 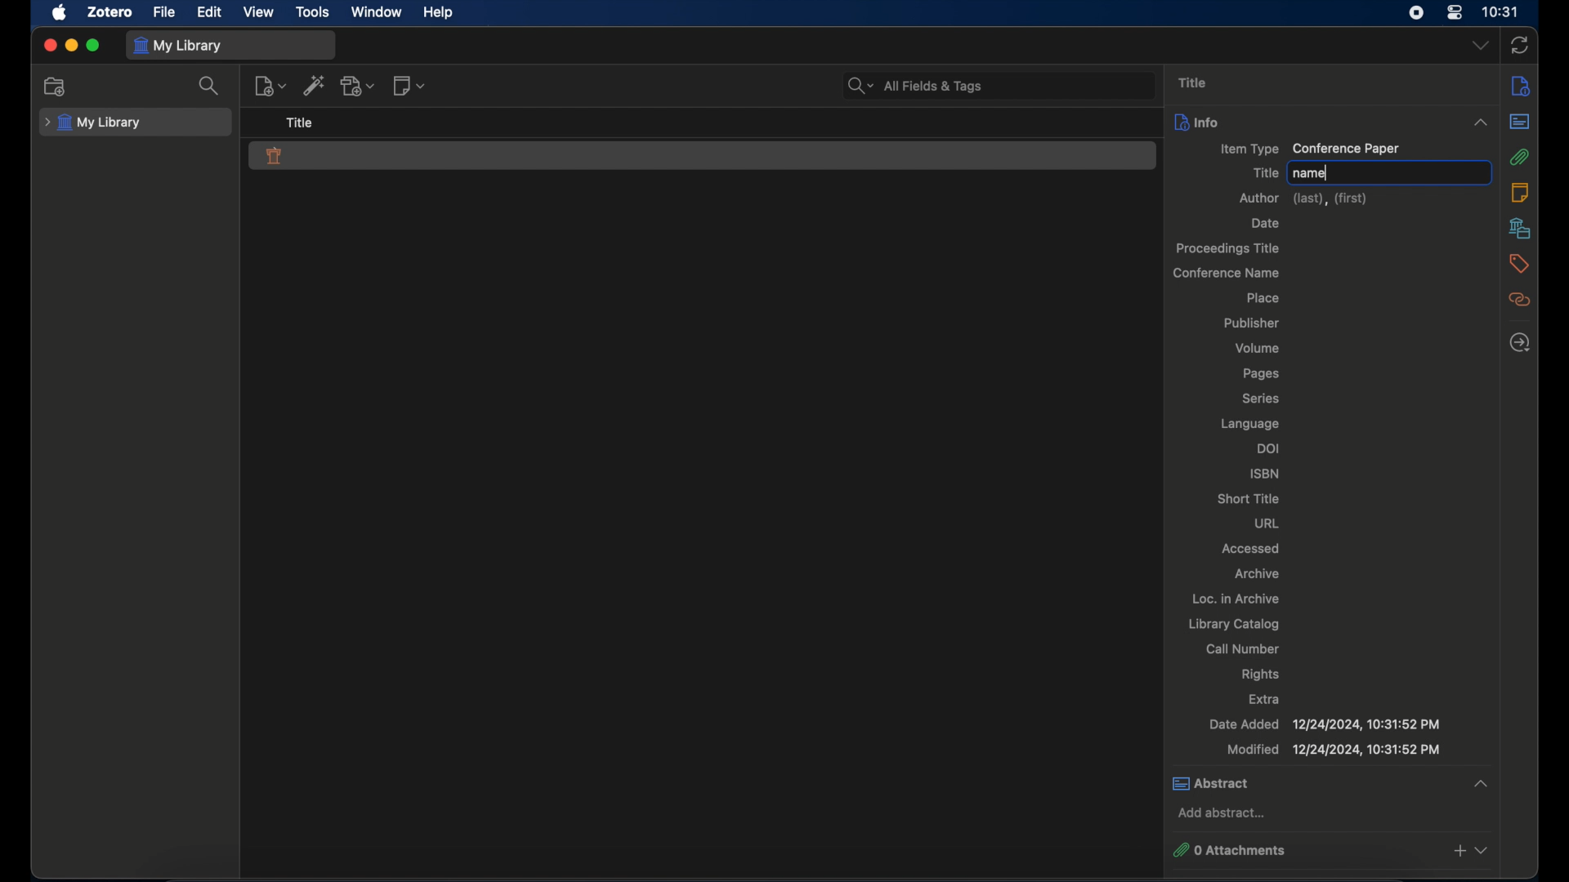 I want to click on date added, so click(x=1325, y=724).